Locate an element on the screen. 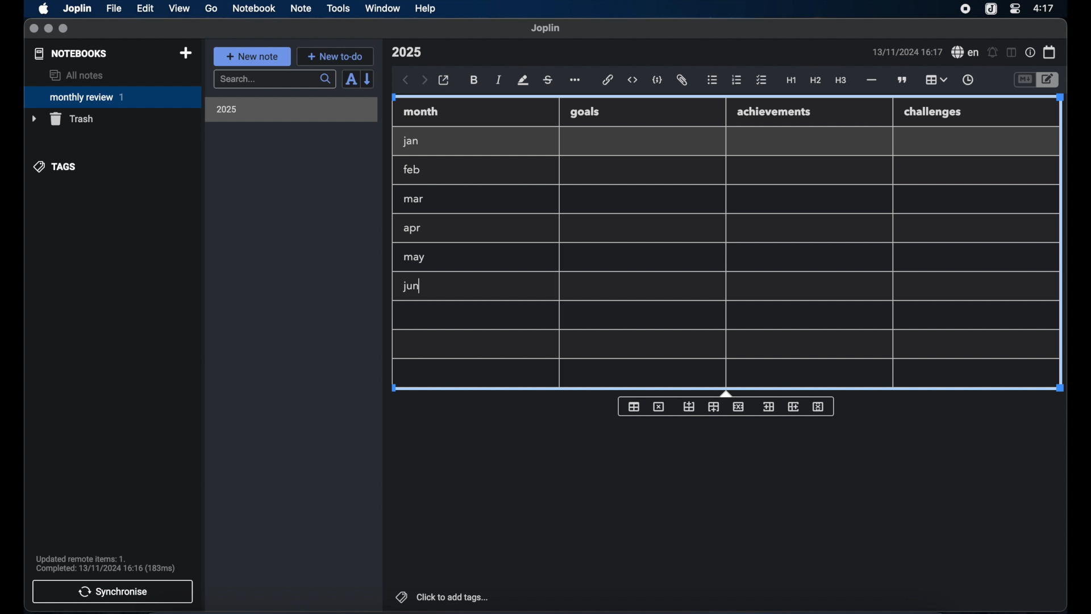 This screenshot has height=614, width=1091. file is located at coordinates (114, 9).